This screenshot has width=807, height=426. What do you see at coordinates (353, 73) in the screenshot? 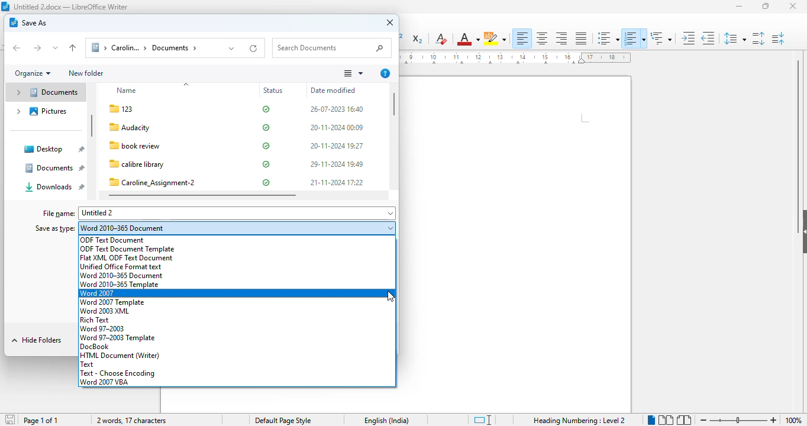
I see `change your view` at bounding box center [353, 73].